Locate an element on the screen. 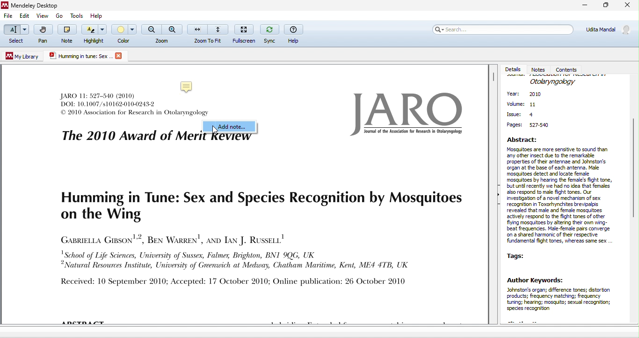  journal name is located at coordinates (553, 81).